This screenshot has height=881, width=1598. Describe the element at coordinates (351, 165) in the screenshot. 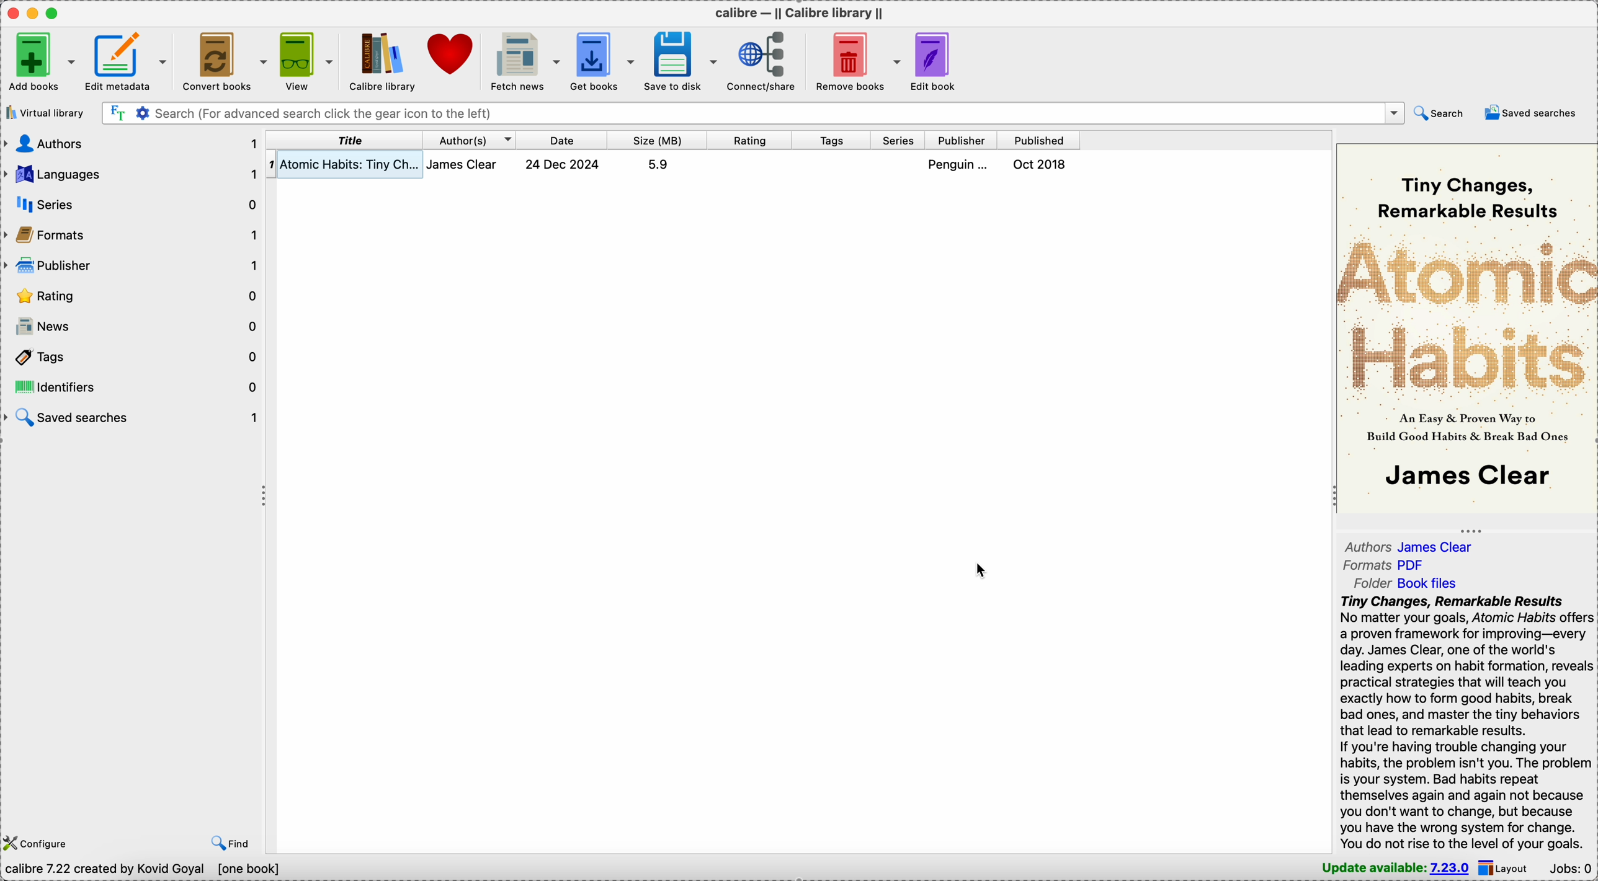

I see `atomic habits: Tiny changes, remarkable results` at that location.